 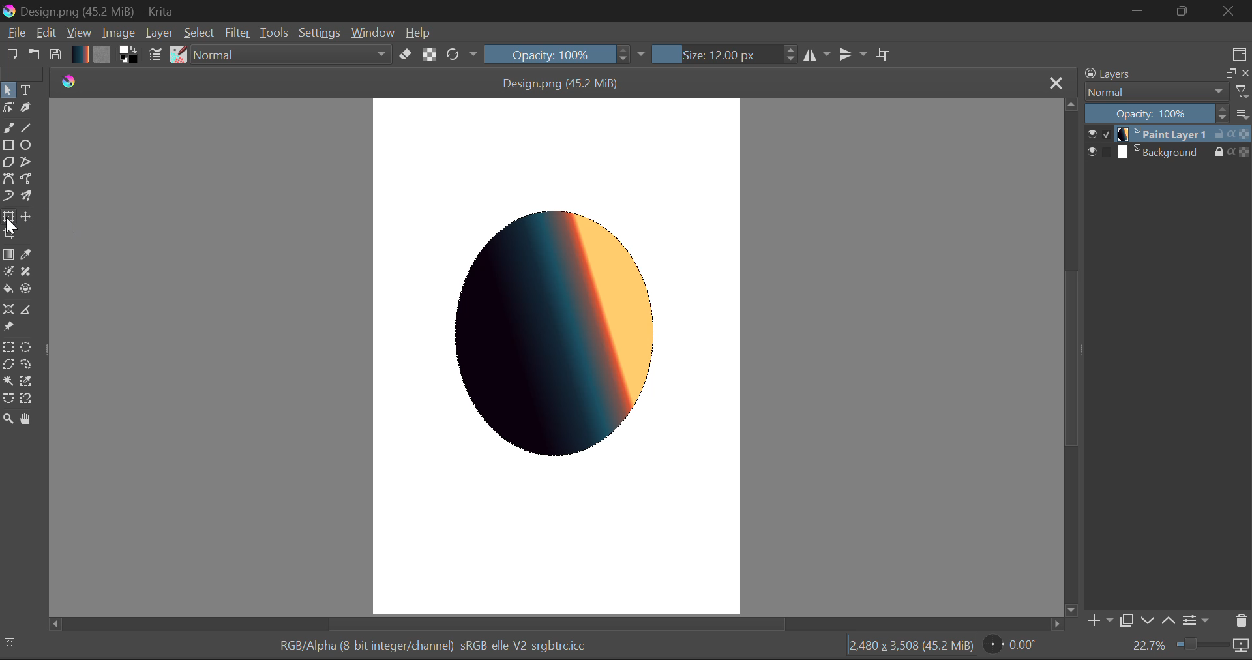 What do you see at coordinates (1169, 152) in the screenshot?
I see `Background Layer` at bounding box center [1169, 152].